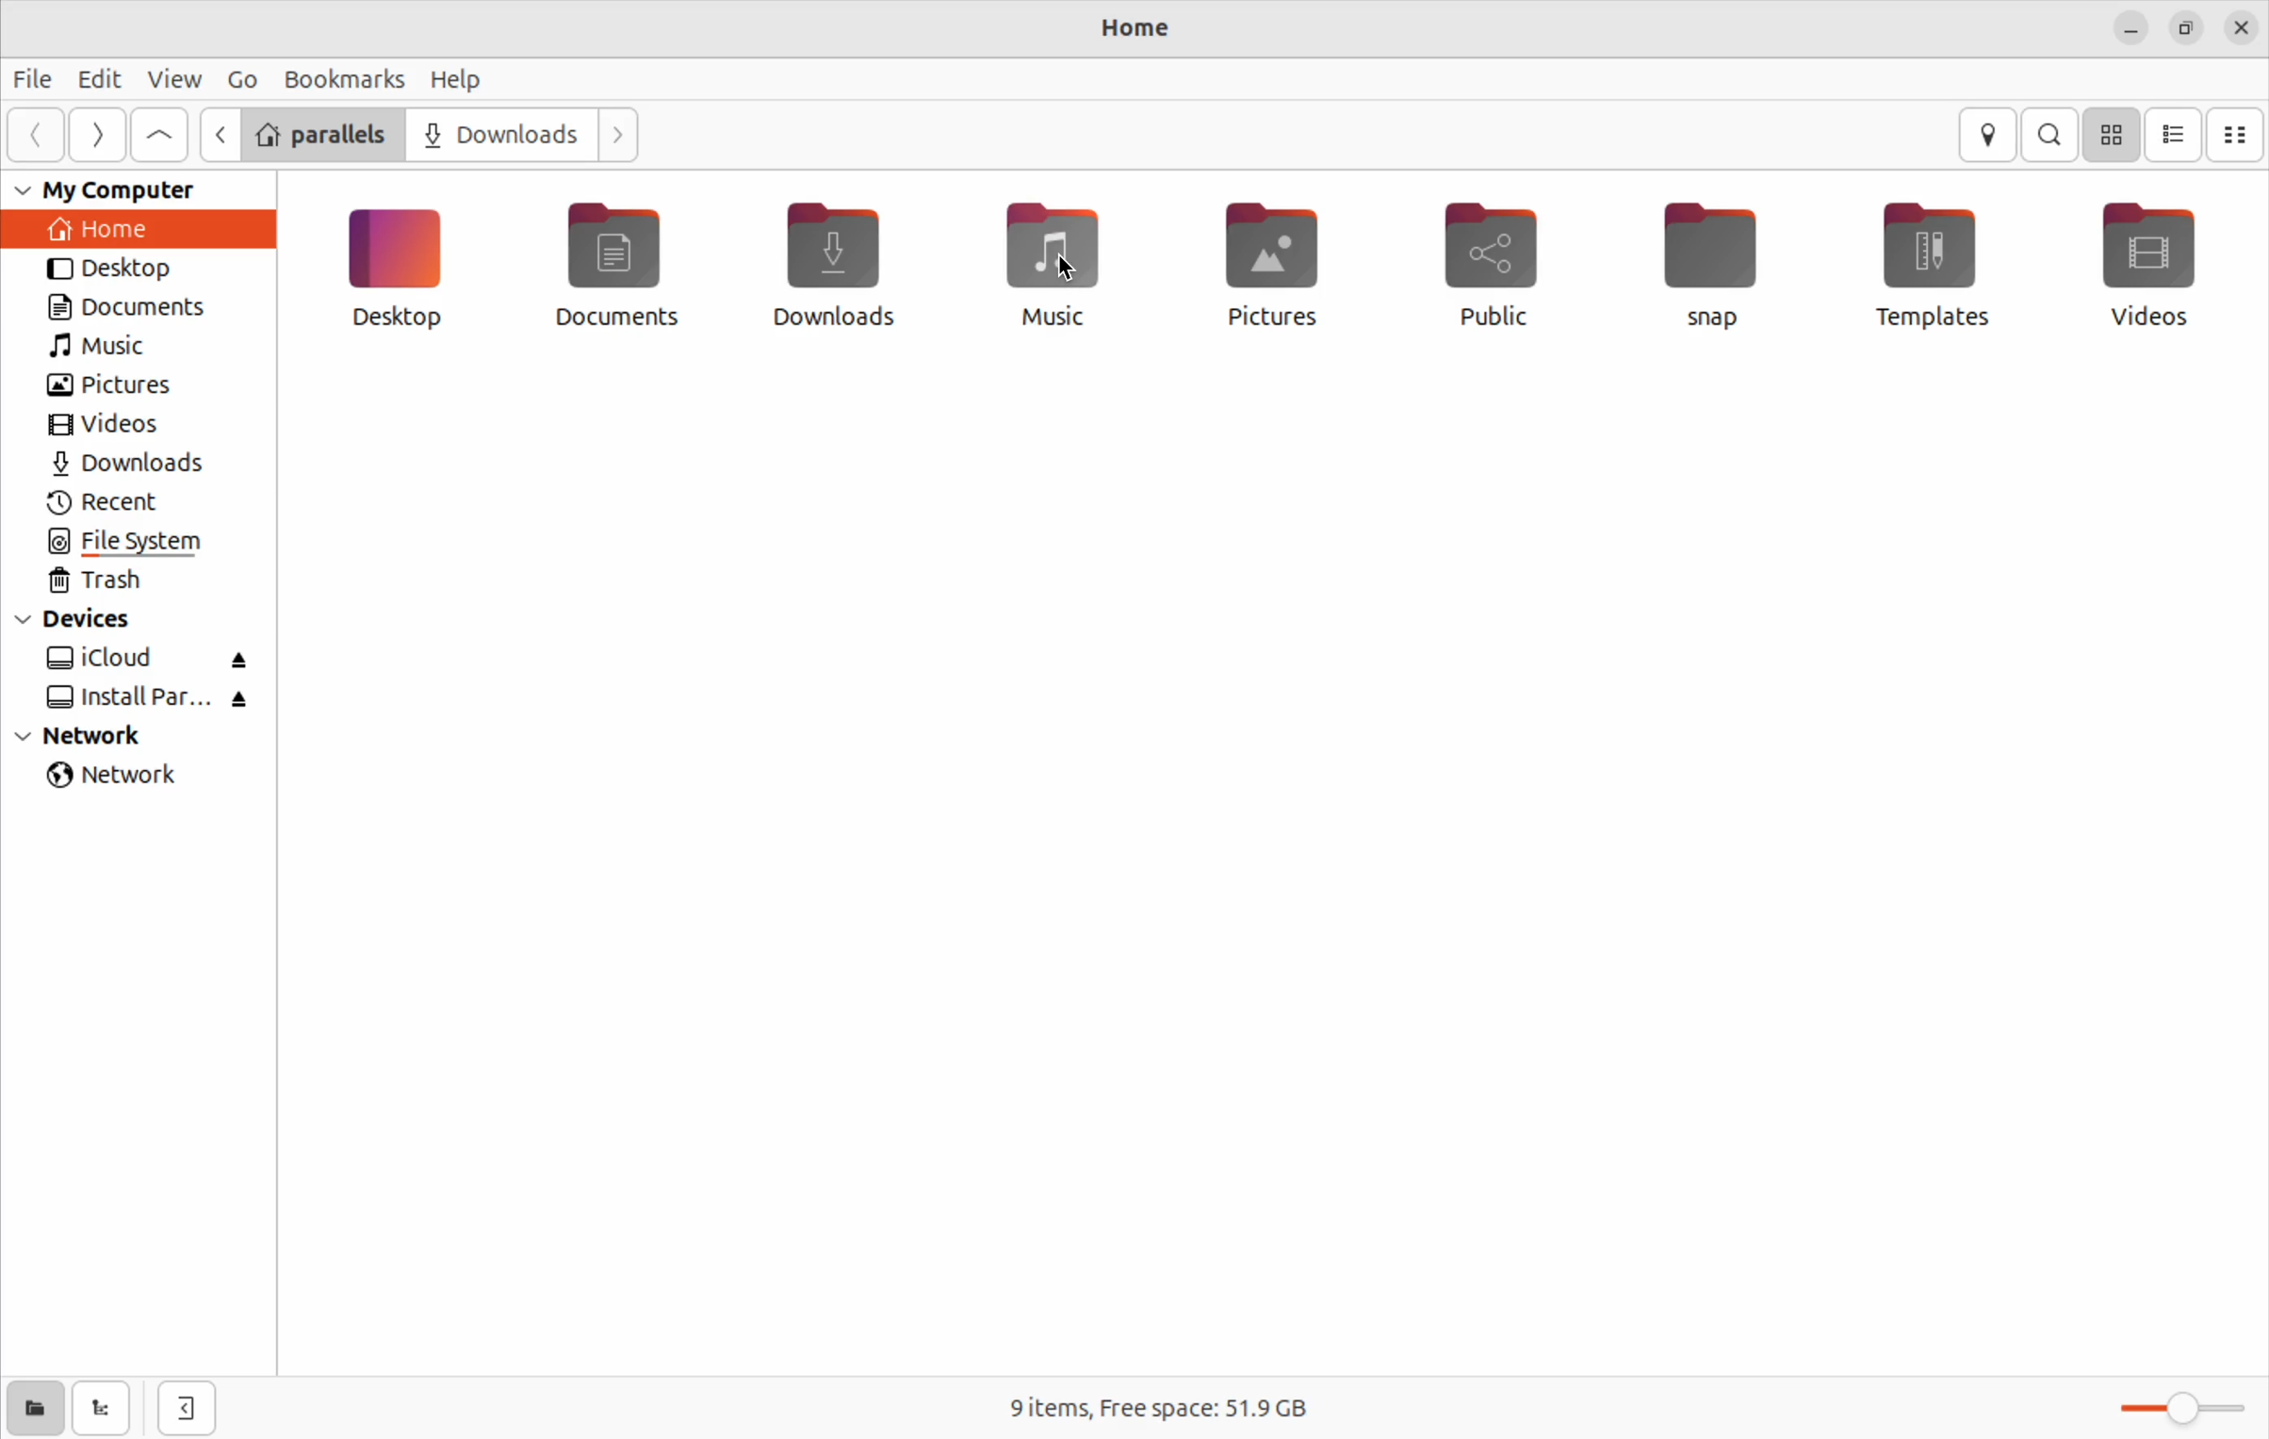 The image size is (2269, 1439). I want to click on devices, so click(89, 621).